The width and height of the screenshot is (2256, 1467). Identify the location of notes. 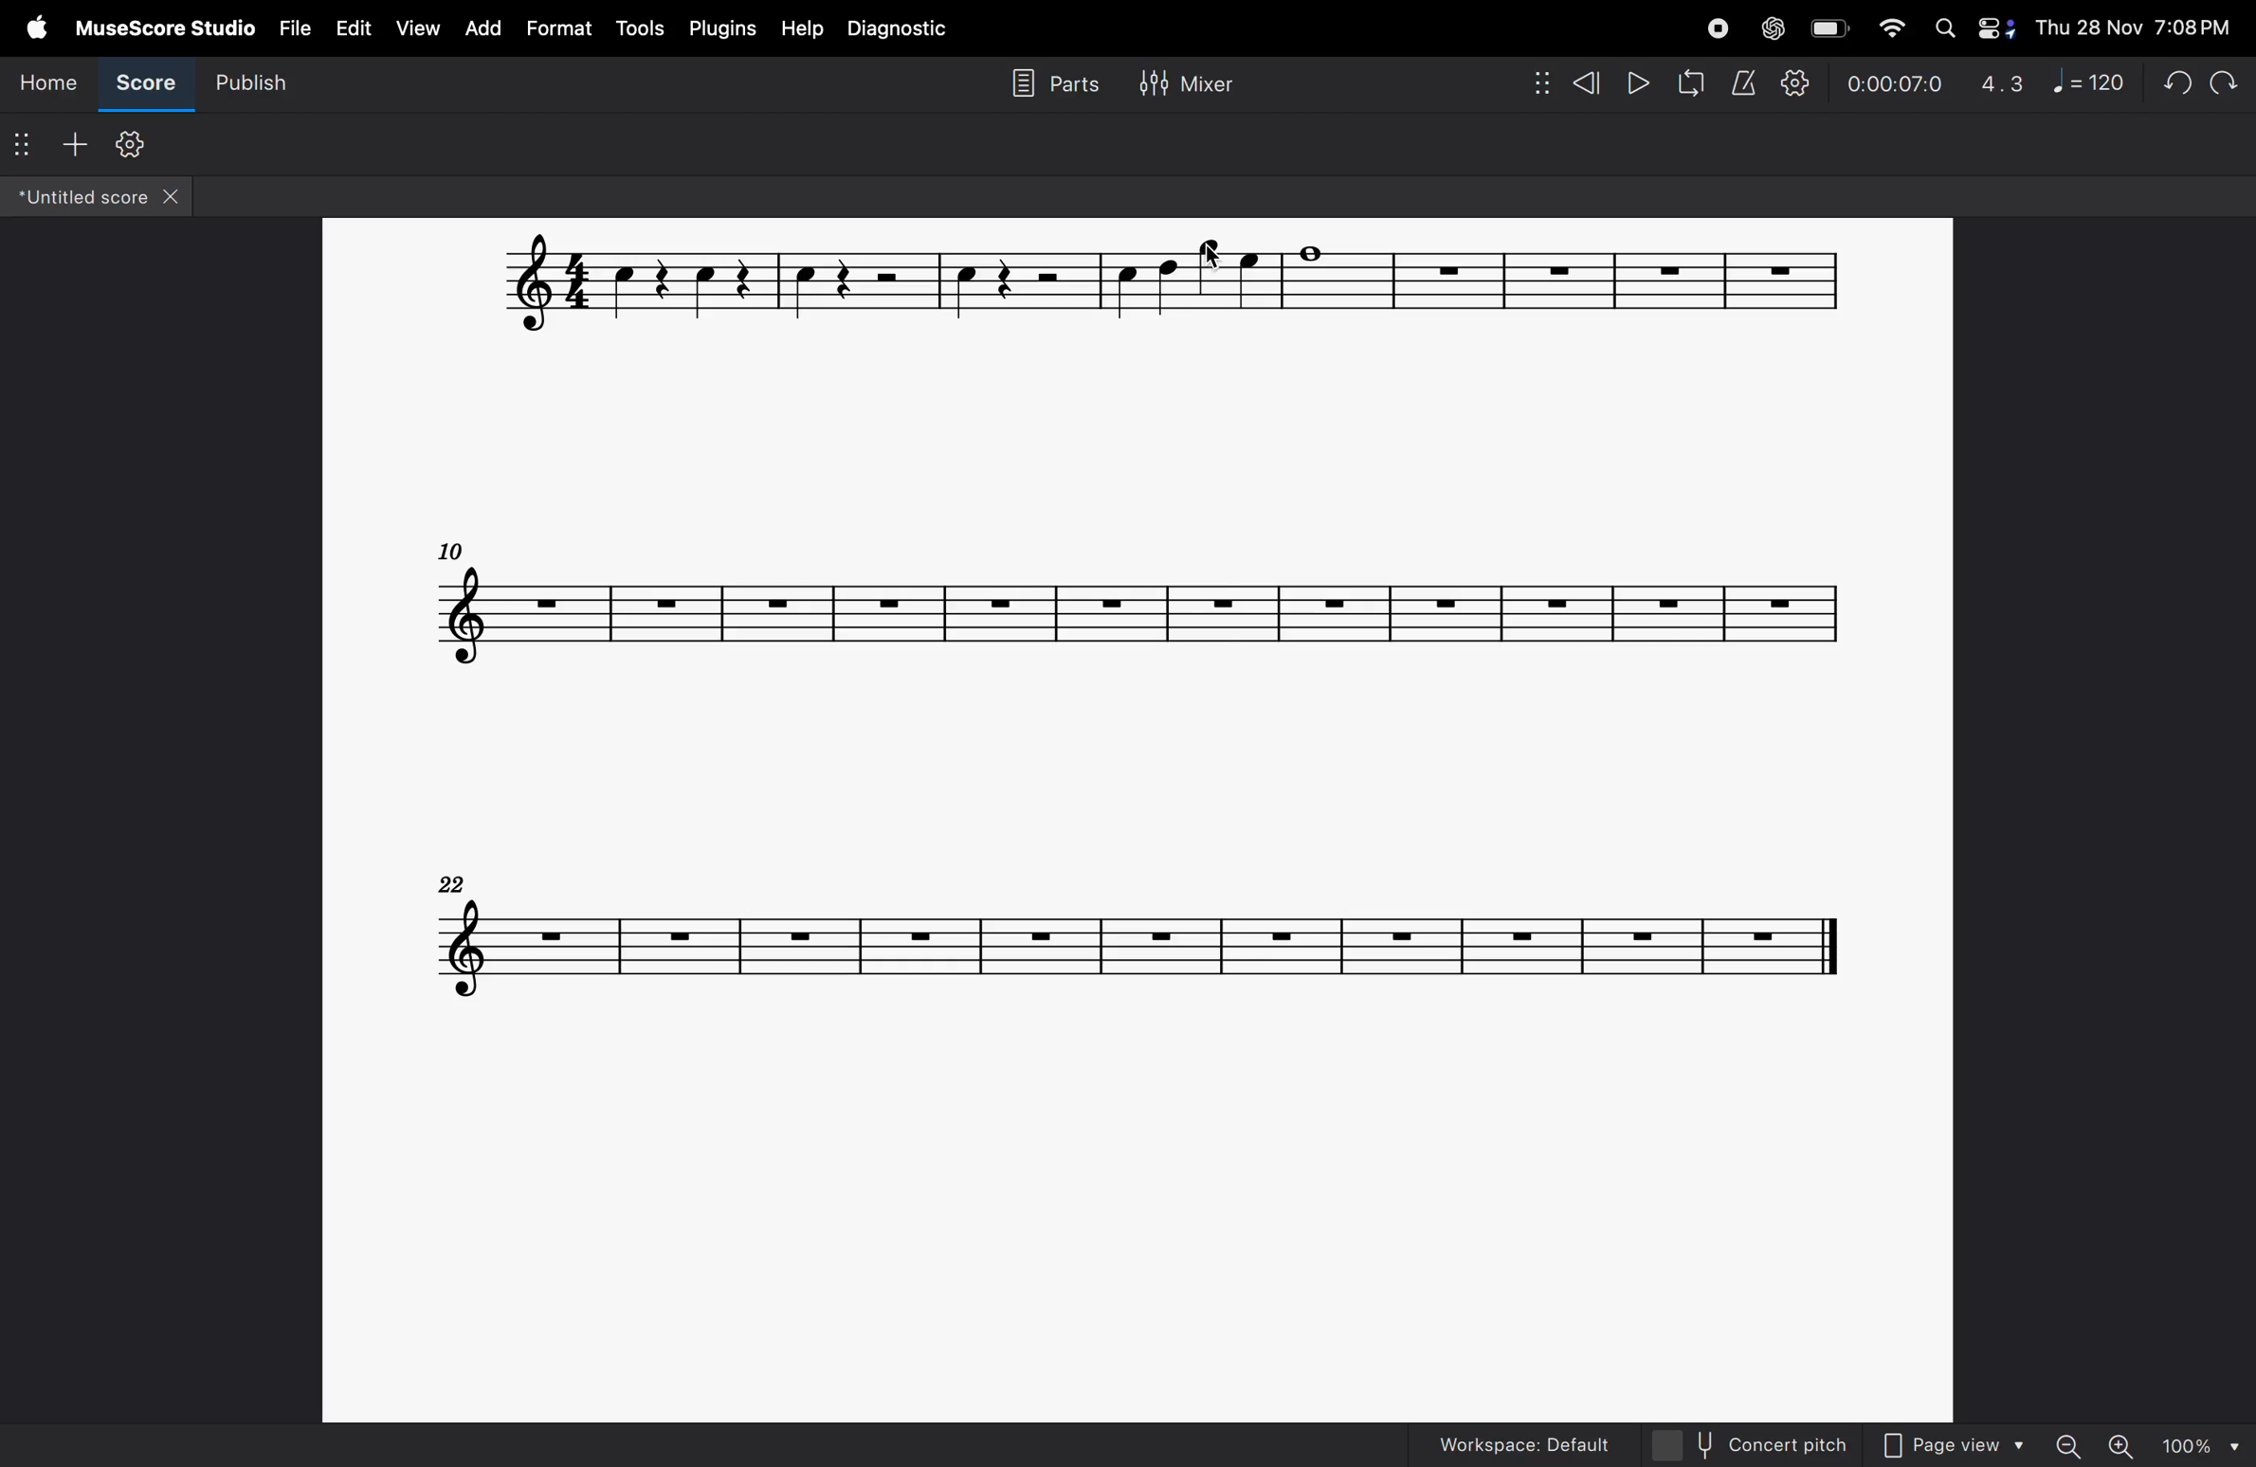
(1156, 612).